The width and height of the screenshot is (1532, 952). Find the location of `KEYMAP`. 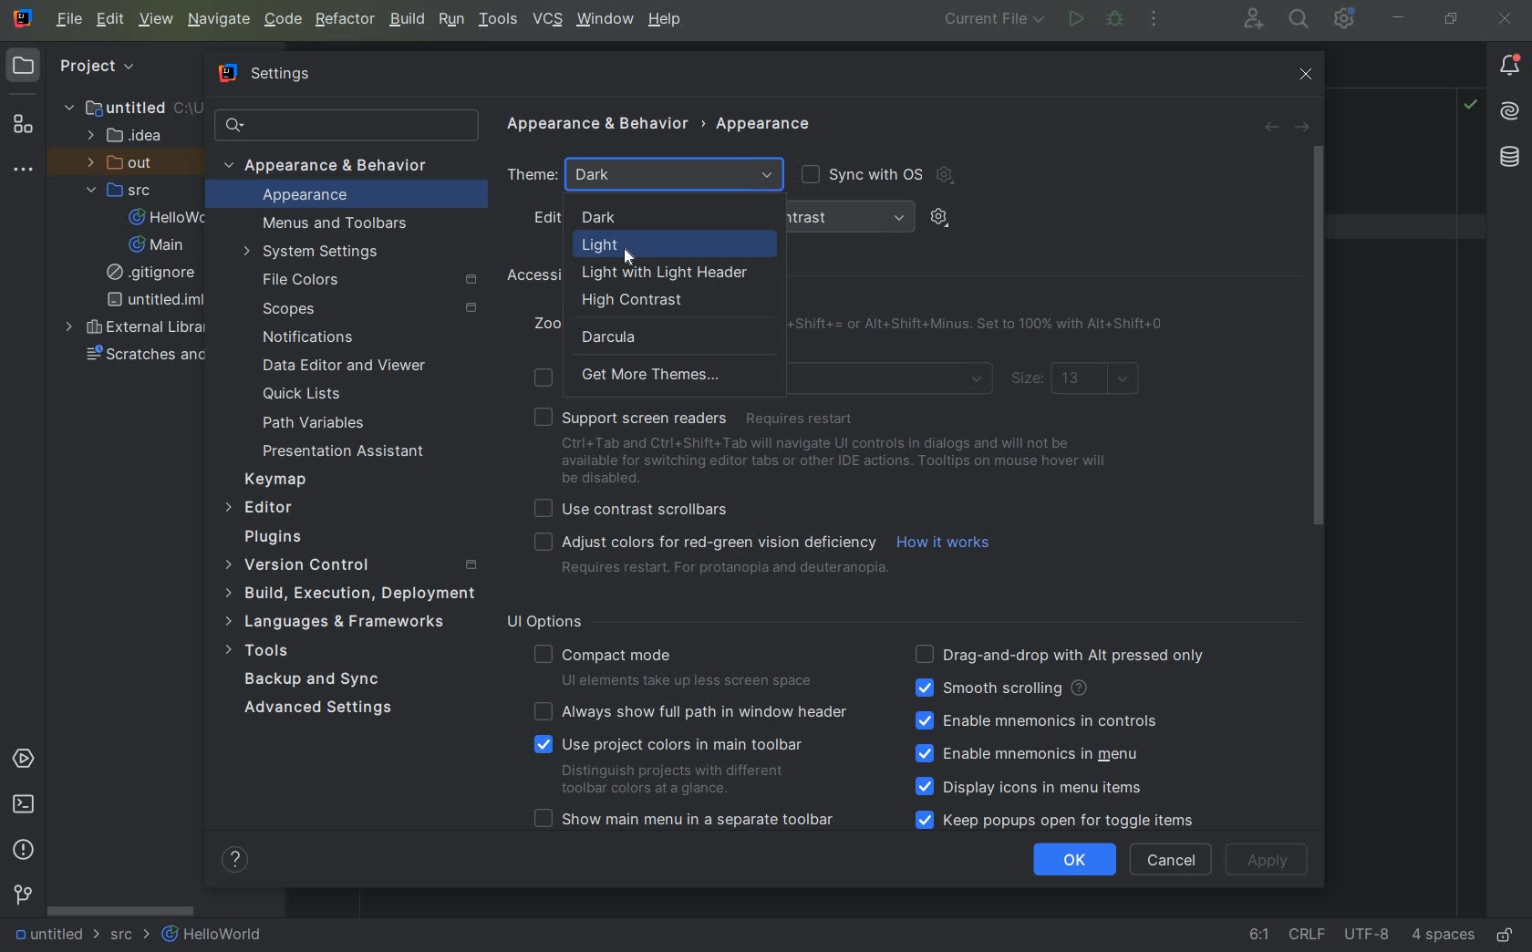

KEYMAP is located at coordinates (281, 479).